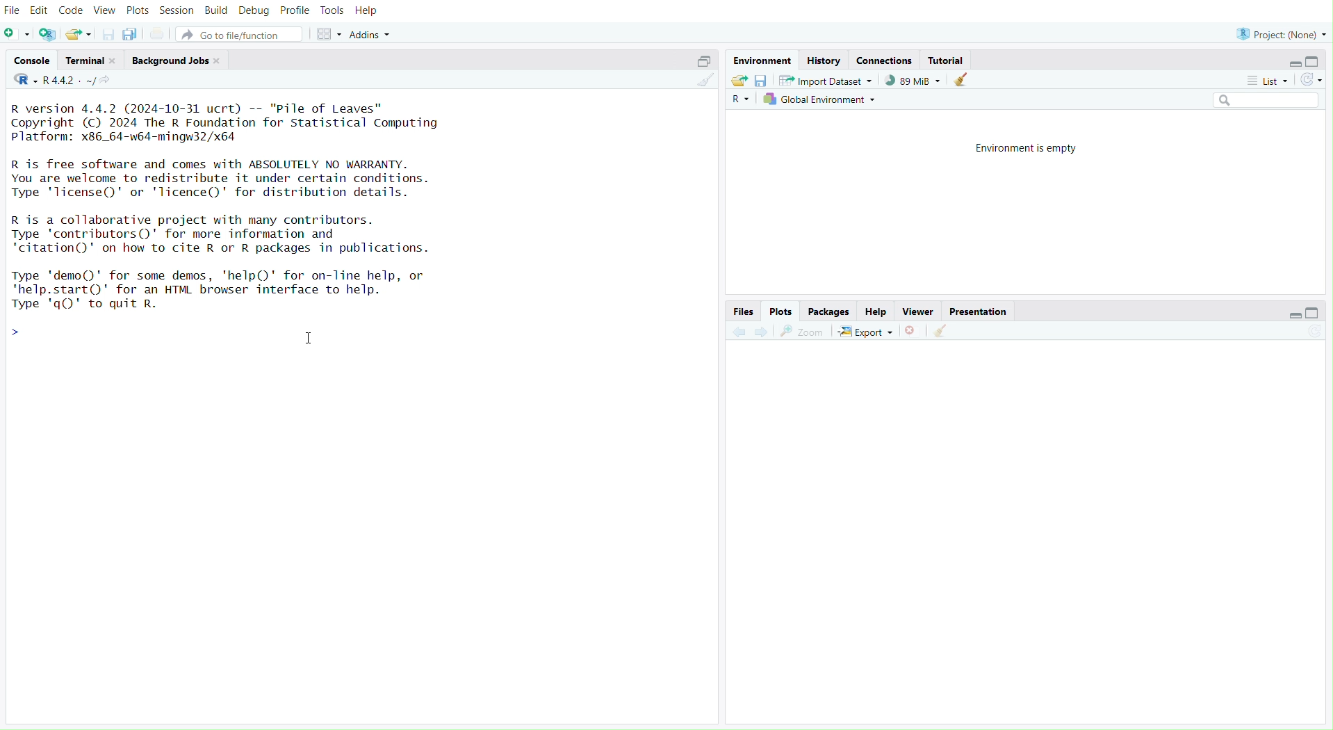 This screenshot has height=730, width=1333. What do you see at coordinates (215, 12) in the screenshot?
I see `Build` at bounding box center [215, 12].